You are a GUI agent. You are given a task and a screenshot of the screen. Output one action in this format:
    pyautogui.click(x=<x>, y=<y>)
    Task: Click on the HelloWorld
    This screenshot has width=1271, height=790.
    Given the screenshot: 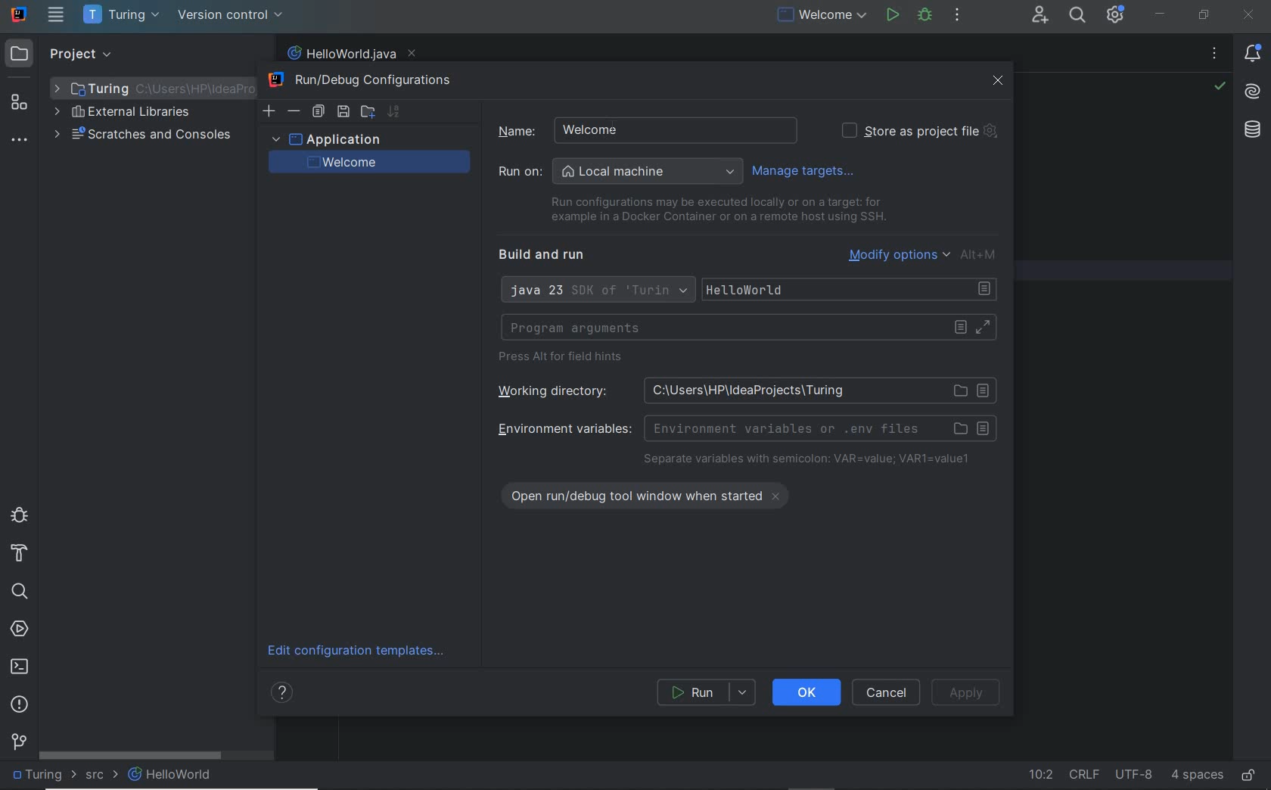 What is the action you would take?
    pyautogui.click(x=171, y=774)
    